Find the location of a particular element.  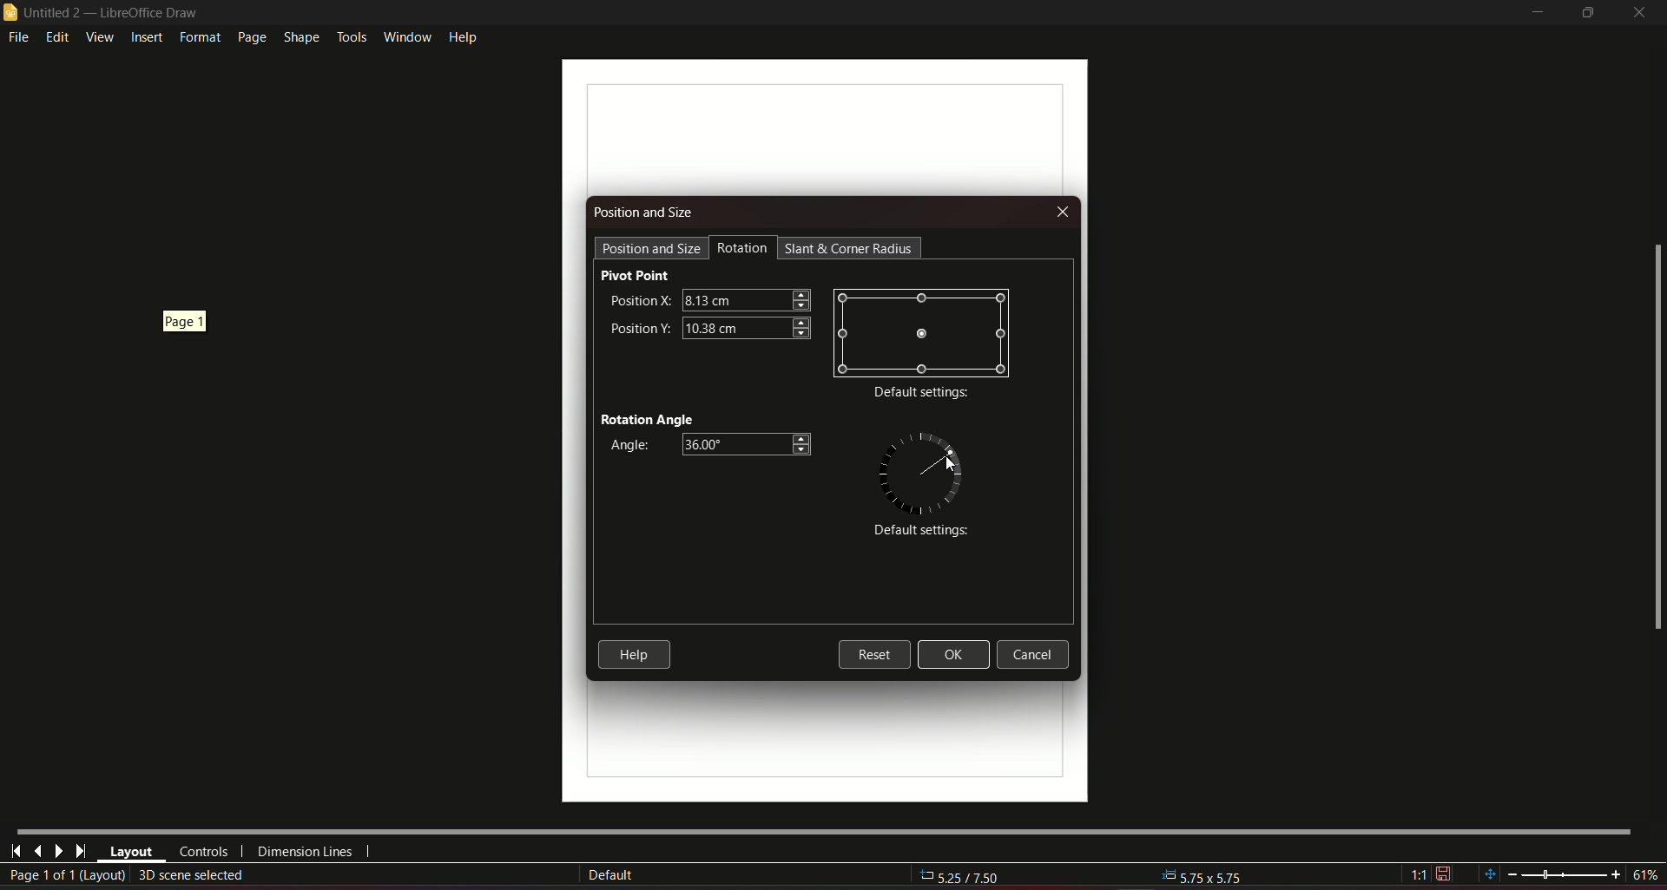

Position and size is located at coordinates (645, 213).